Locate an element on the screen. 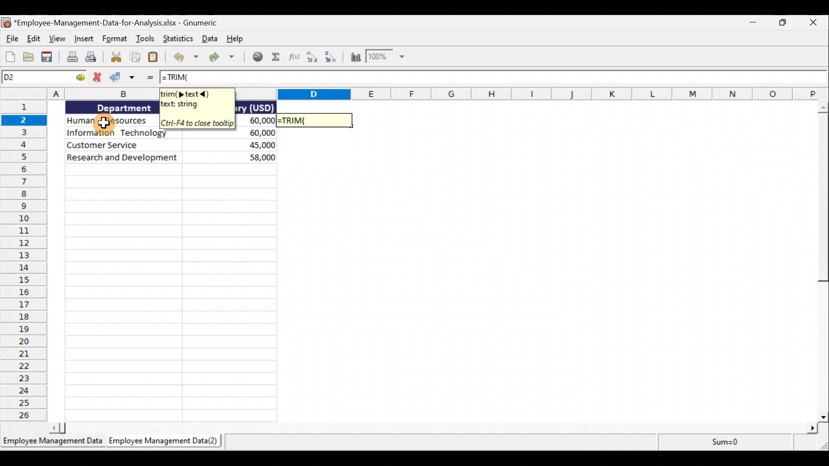 The image size is (829, 466). Sheet 2 is located at coordinates (168, 441).